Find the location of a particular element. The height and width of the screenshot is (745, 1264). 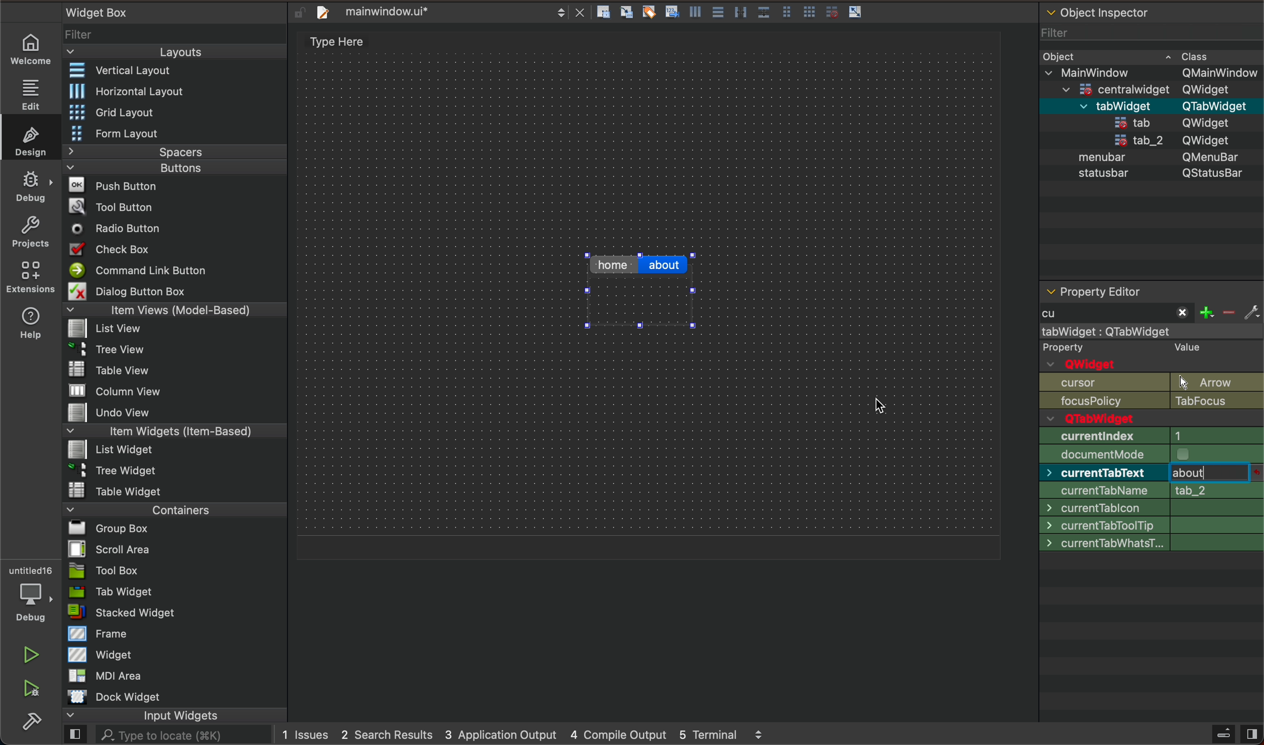

geometry is located at coordinates (1153, 436).